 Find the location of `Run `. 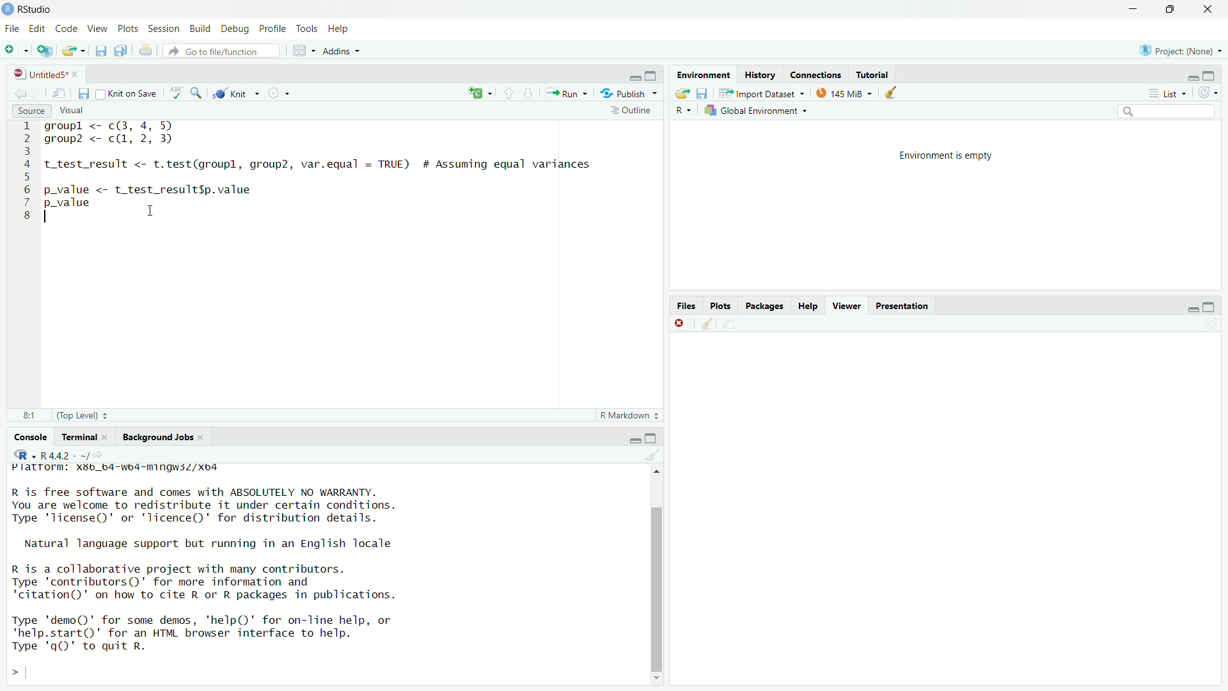

Run  is located at coordinates (563, 92).